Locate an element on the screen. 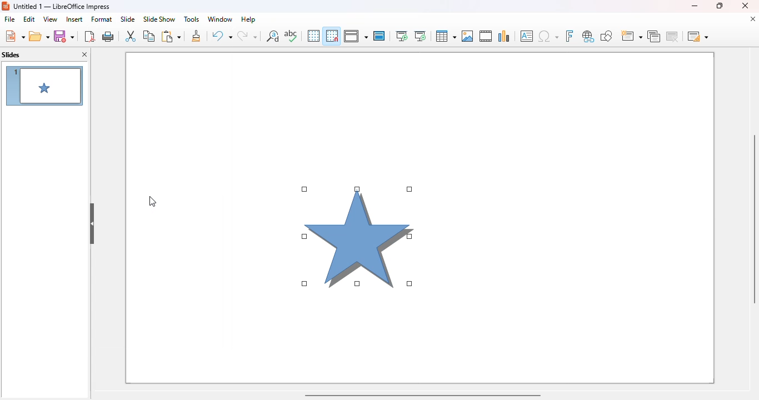 This screenshot has width=759, height=400. insert audio or video is located at coordinates (486, 36).